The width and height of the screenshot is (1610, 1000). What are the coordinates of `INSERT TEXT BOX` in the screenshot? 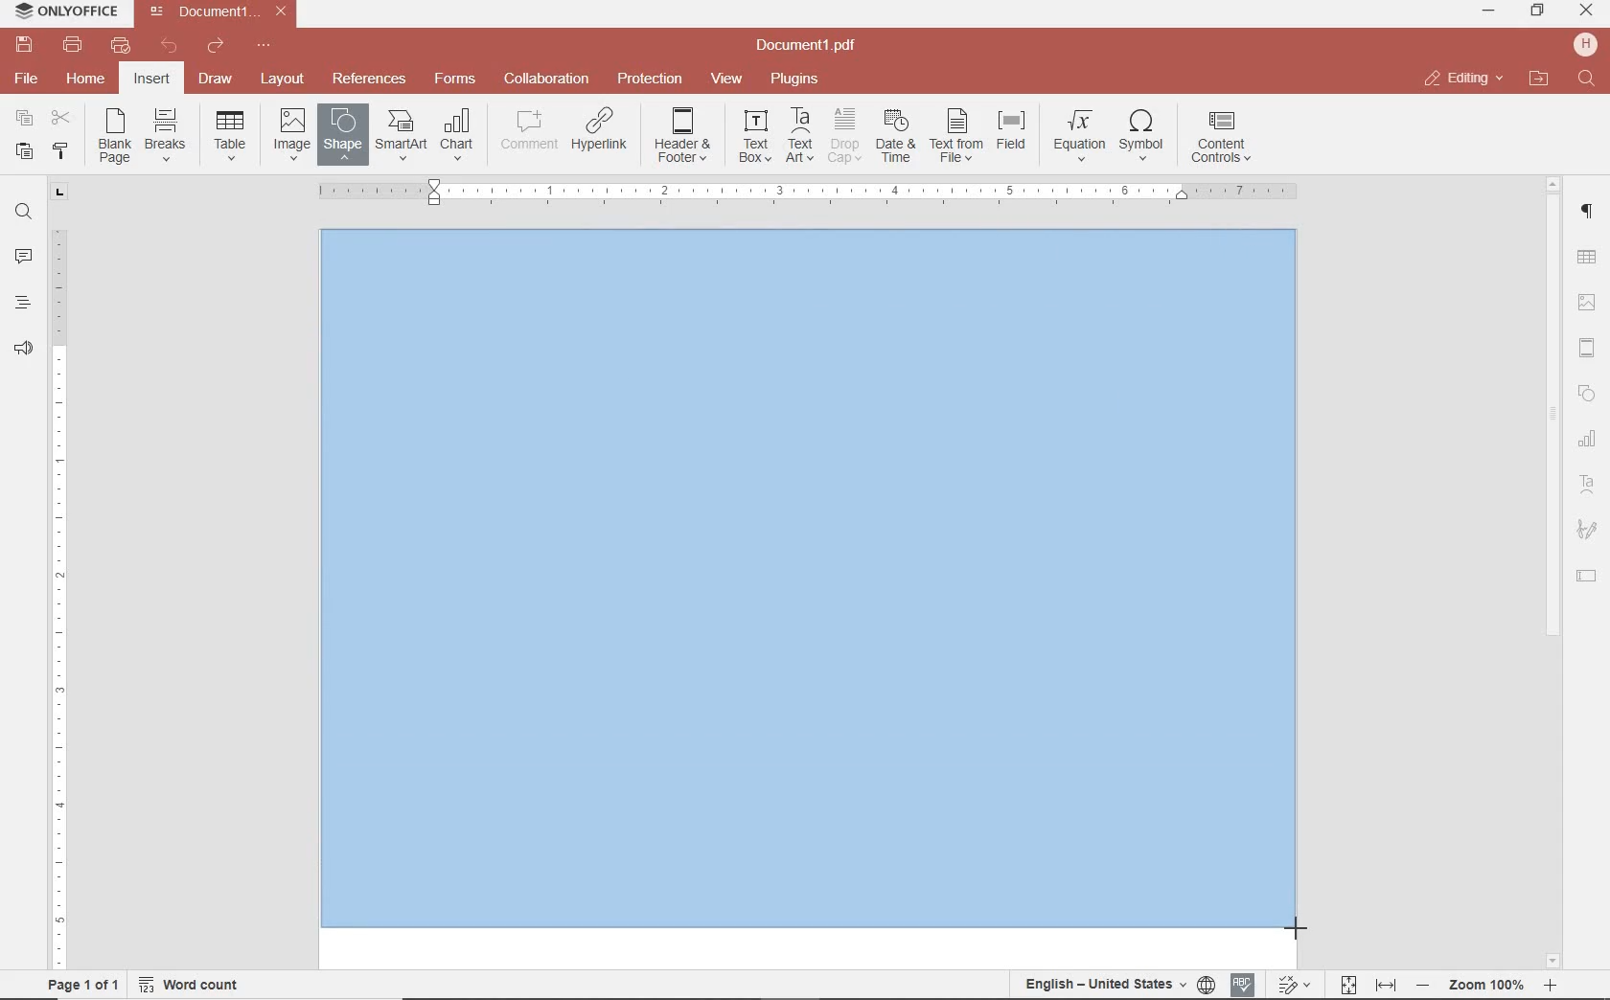 It's located at (754, 135).